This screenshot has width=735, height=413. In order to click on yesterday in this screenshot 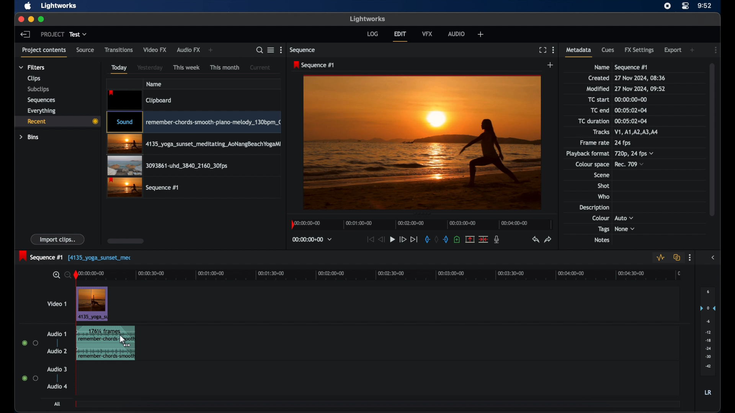, I will do `click(150, 67)`.